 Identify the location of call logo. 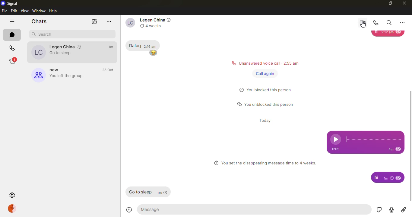
(233, 63).